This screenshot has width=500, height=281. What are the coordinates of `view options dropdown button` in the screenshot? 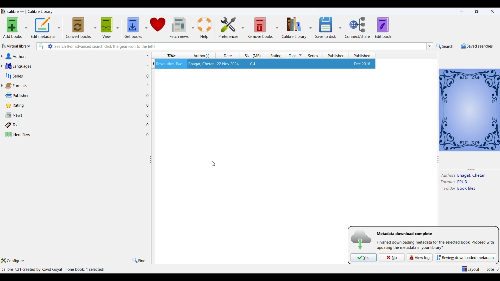 It's located at (117, 26).